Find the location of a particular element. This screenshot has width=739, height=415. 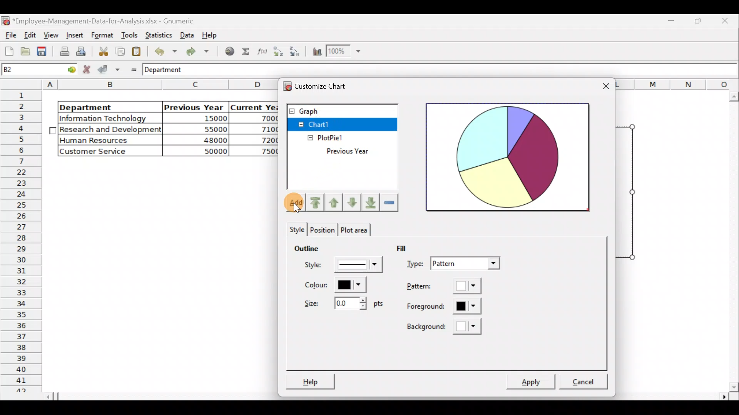

View is located at coordinates (52, 34).